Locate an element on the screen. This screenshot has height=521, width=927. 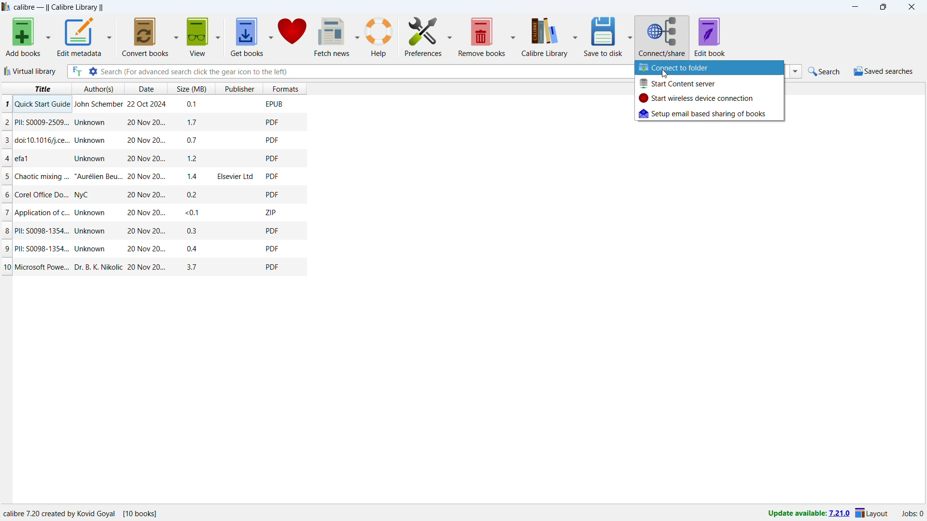
fetch news is located at coordinates (332, 36).